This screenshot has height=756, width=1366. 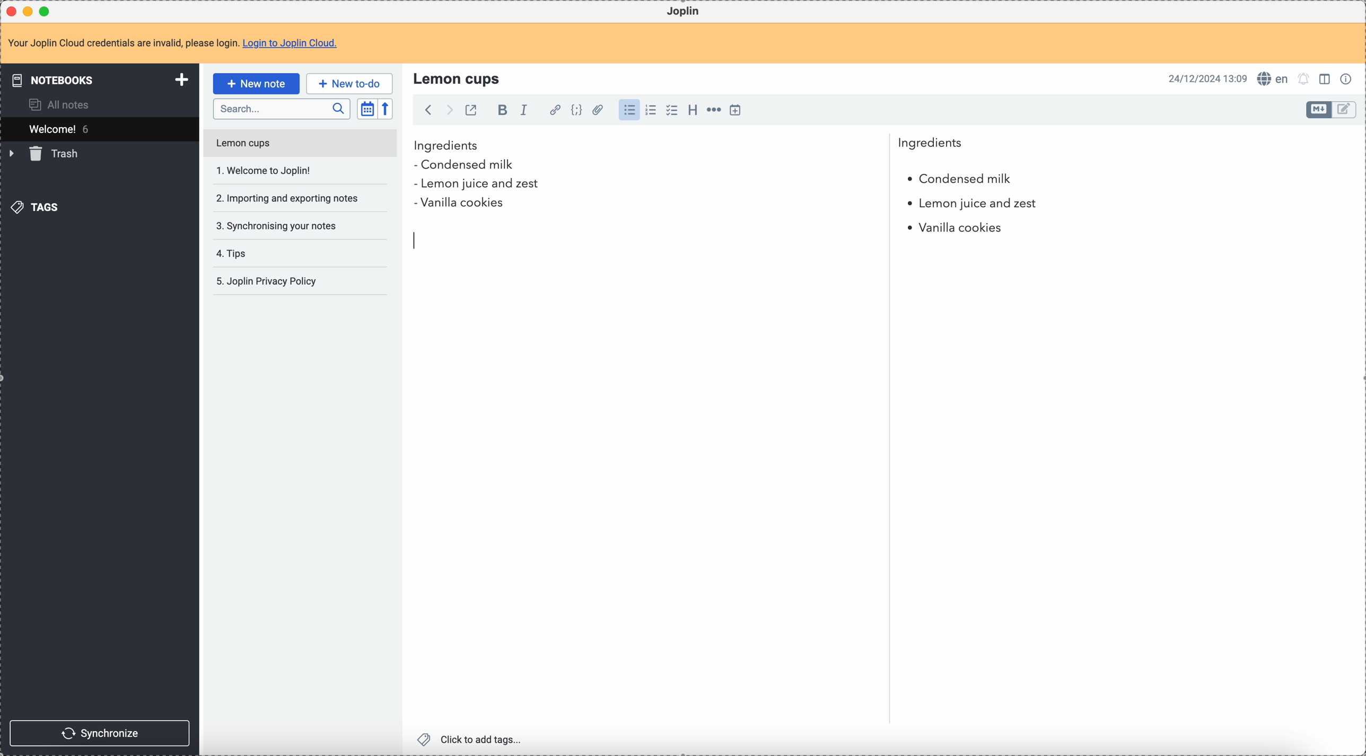 What do you see at coordinates (30, 12) in the screenshot?
I see `minimize` at bounding box center [30, 12].